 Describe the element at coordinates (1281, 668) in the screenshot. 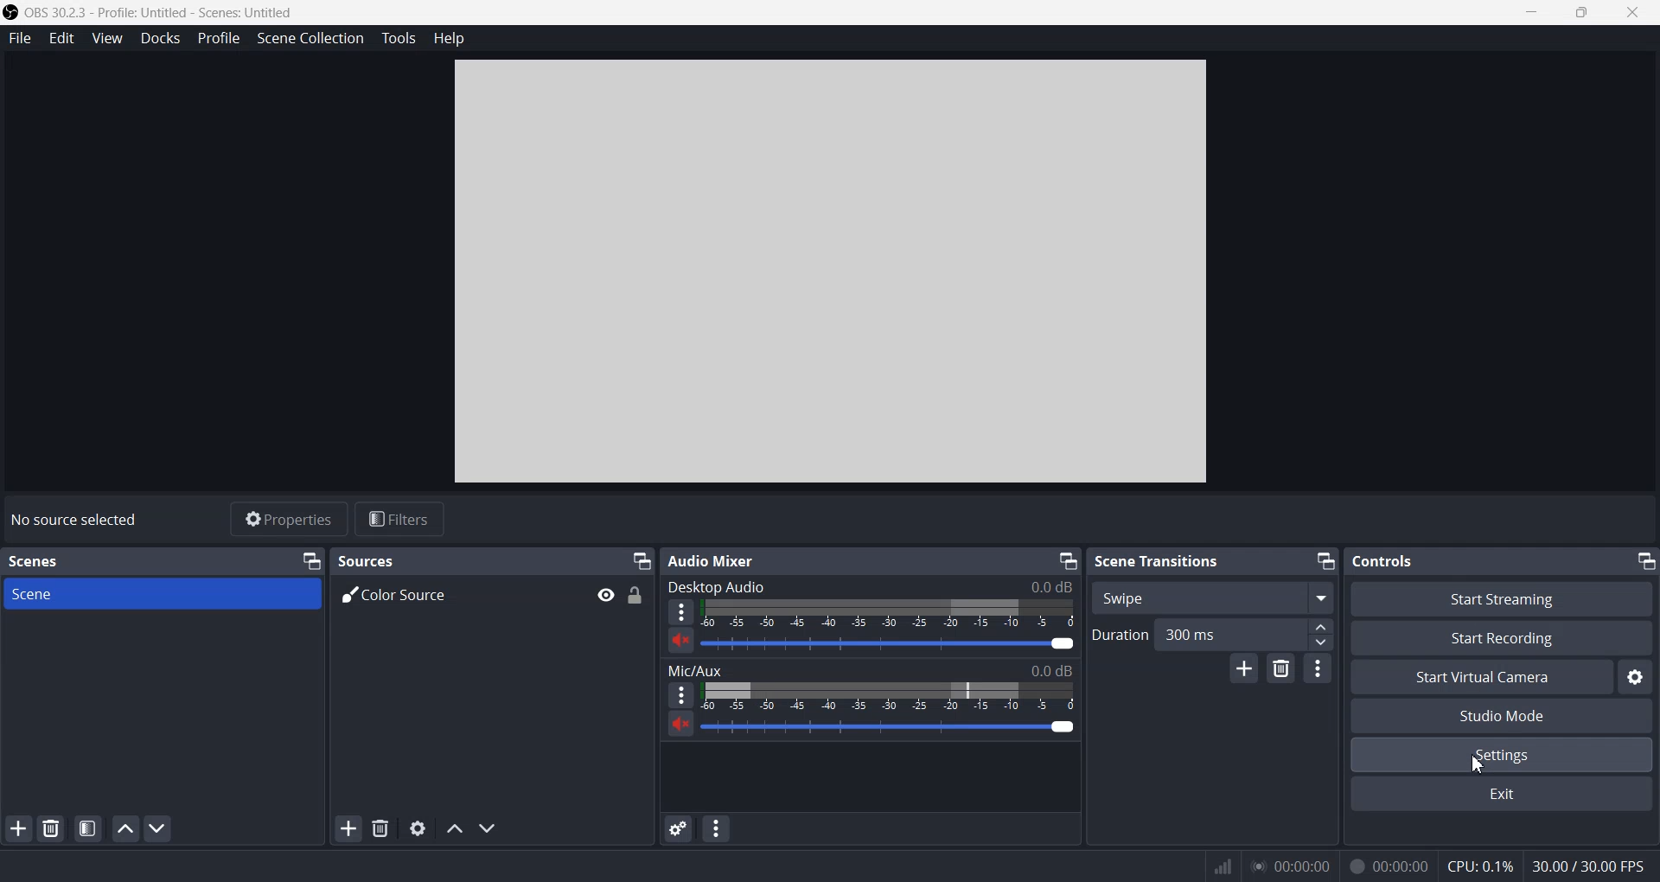

I see `Remove Configurable Transition` at that location.